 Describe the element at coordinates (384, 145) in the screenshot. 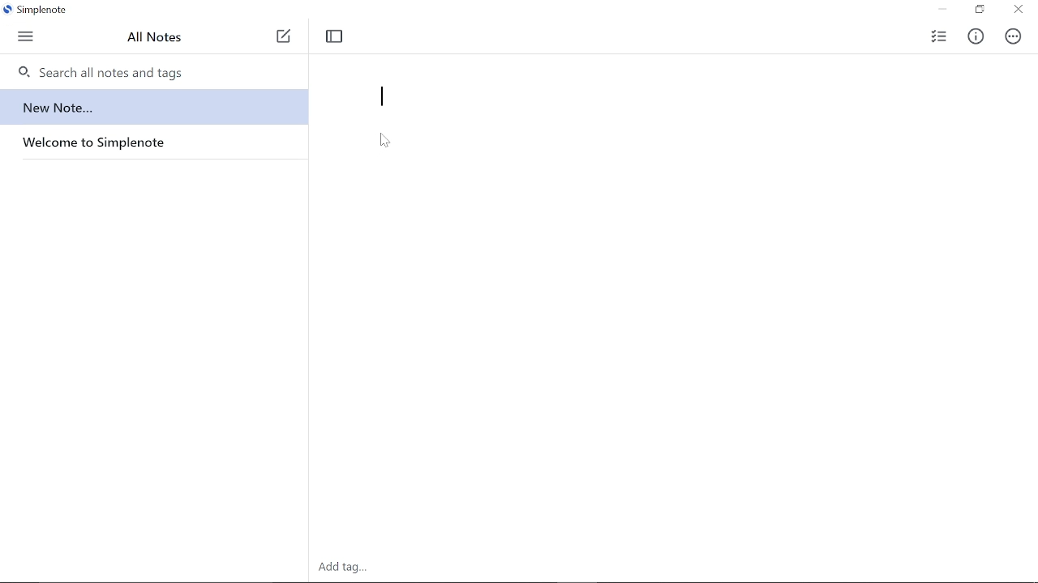

I see `Cursor` at that location.